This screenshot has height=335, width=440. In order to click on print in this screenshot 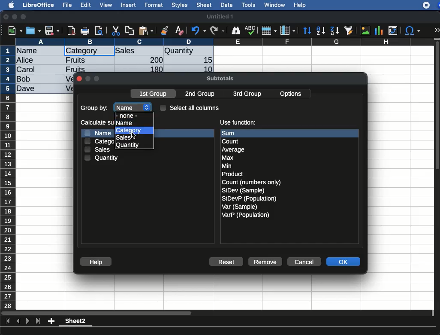, I will do `click(85, 31)`.